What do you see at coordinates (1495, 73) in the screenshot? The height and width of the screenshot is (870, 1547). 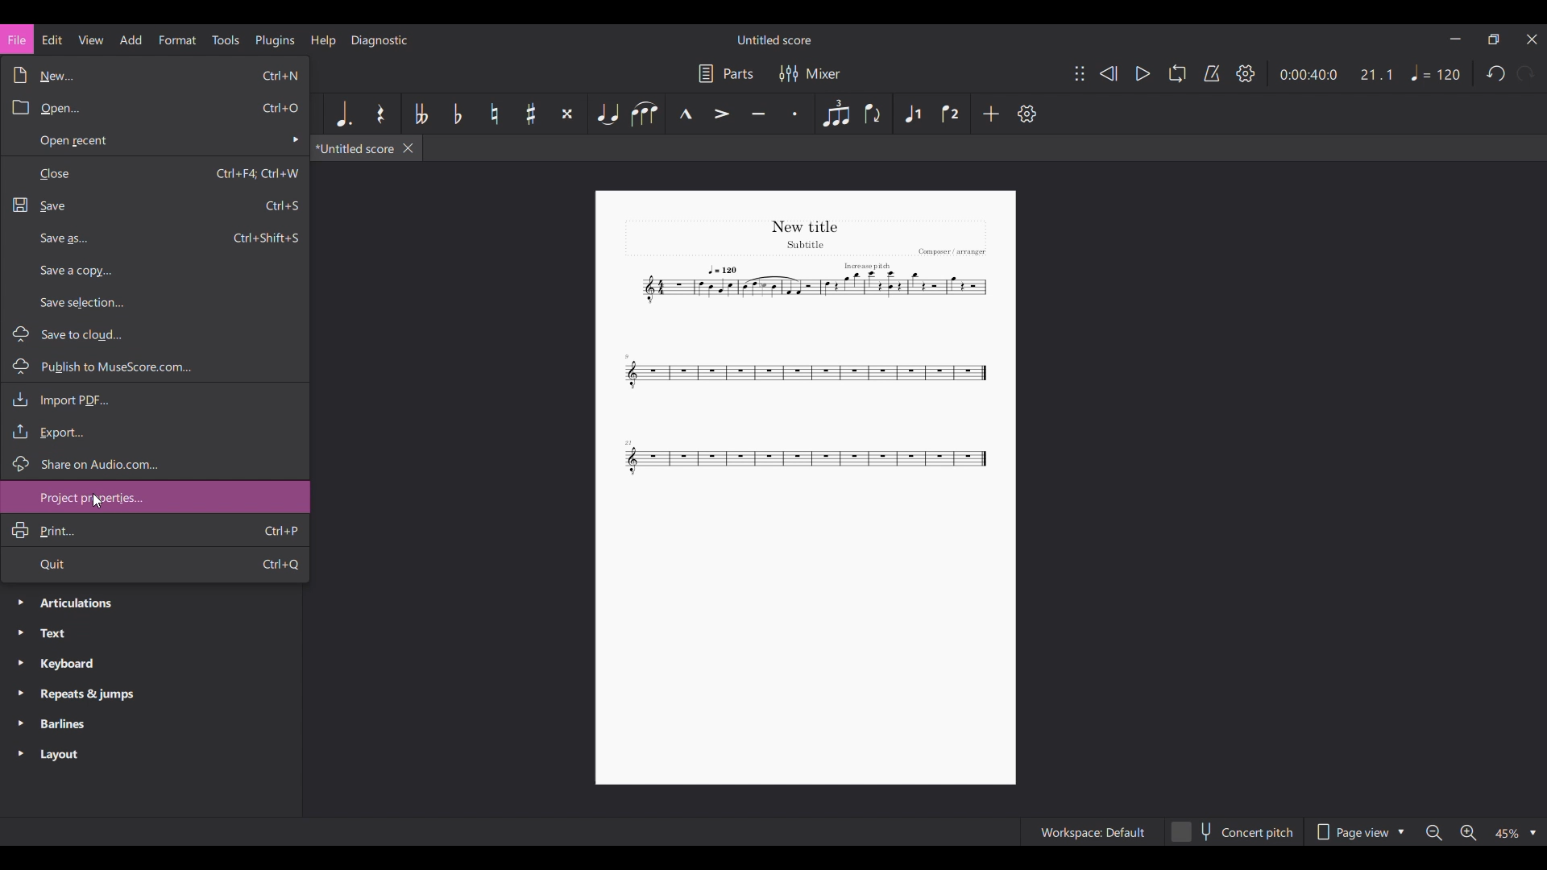 I see `Undo` at bounding box center [1495, 73].